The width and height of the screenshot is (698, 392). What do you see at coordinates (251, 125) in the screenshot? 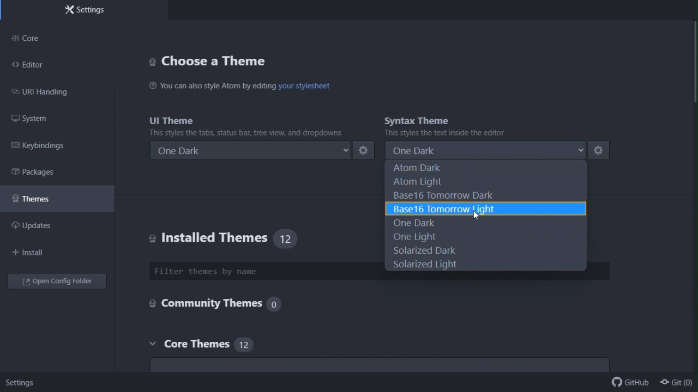
I see `UI theme` at bounding box center [251, 125].